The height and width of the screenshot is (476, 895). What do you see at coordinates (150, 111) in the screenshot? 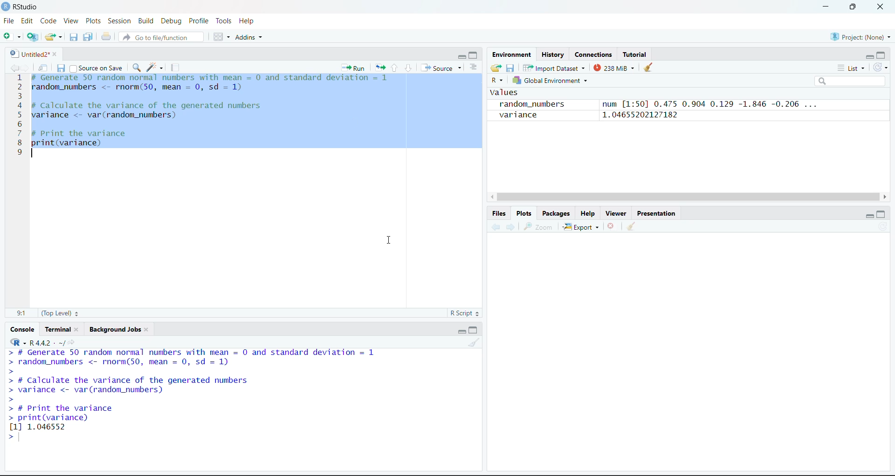
I see `# Calculate the variance of the generated numbers
variance <- var(random_numbers)` at bounding box center [150, 111].